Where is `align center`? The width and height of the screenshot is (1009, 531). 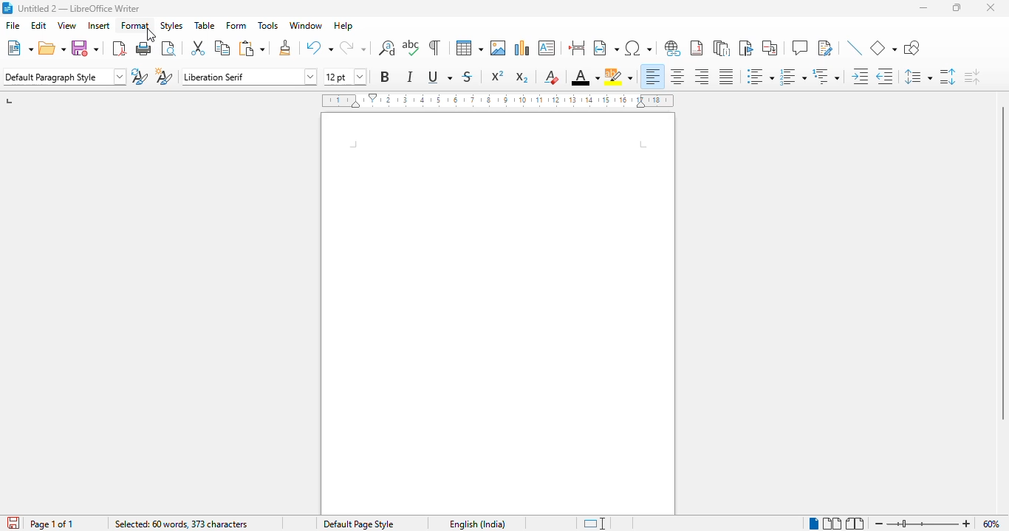
align center is located at coordinates (677, 76).